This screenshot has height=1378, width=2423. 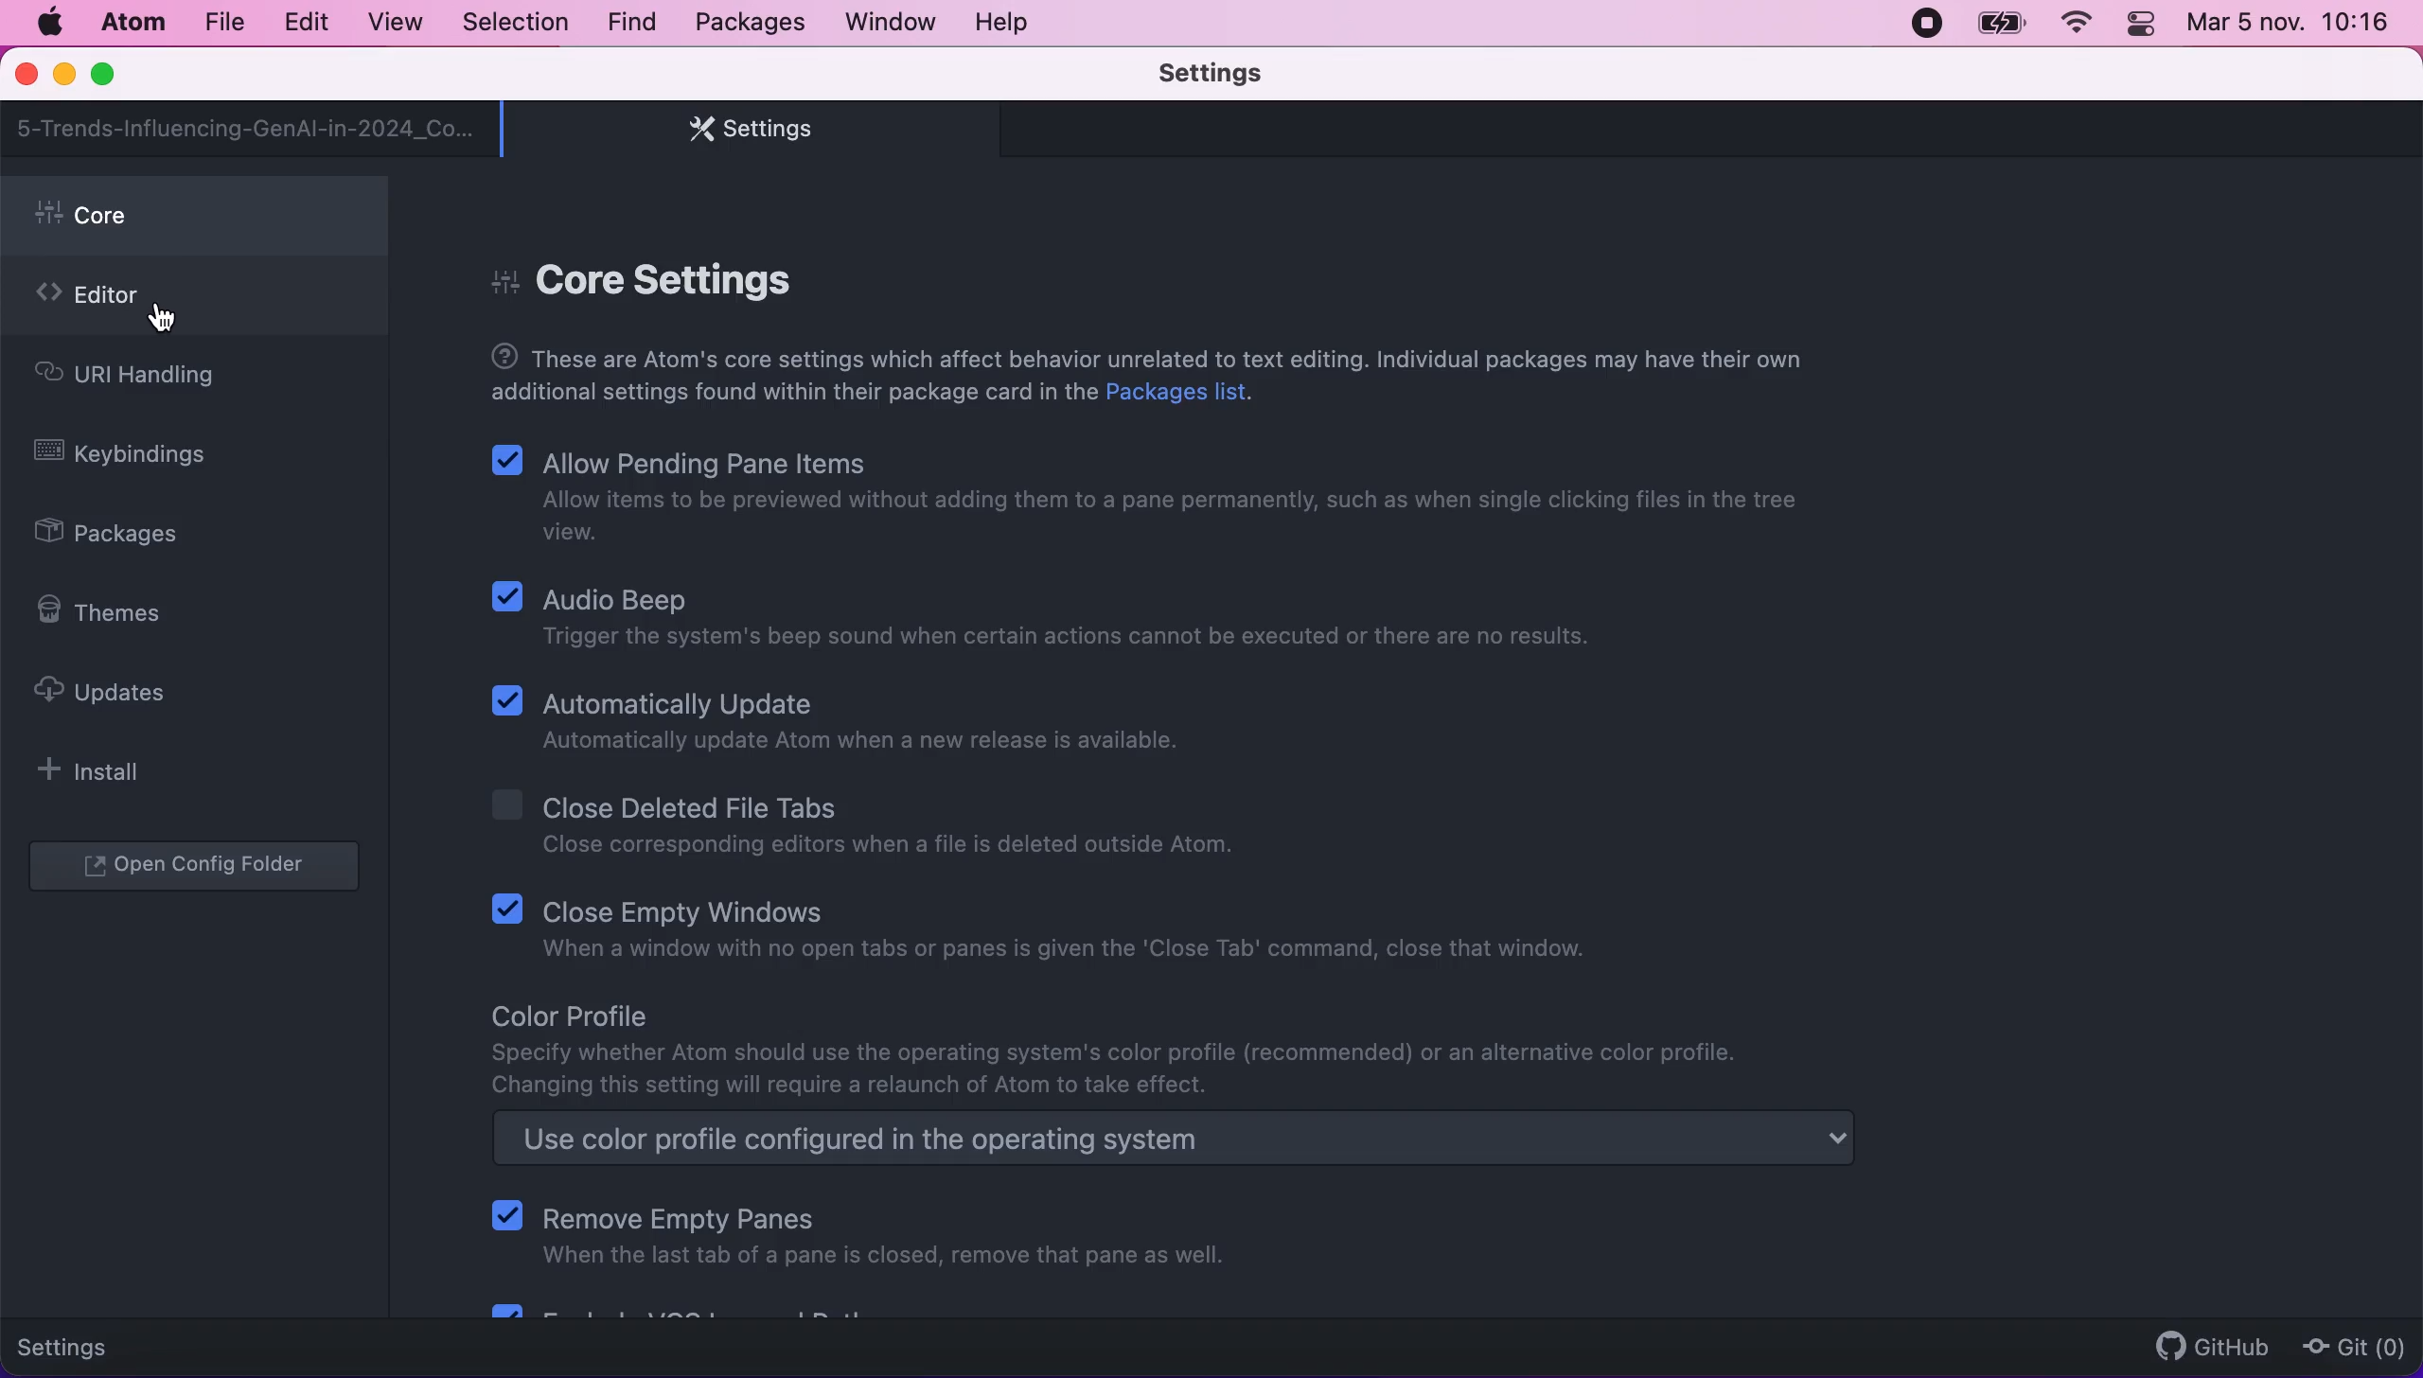 I want to click on core settings, so click(x=654, y=269).